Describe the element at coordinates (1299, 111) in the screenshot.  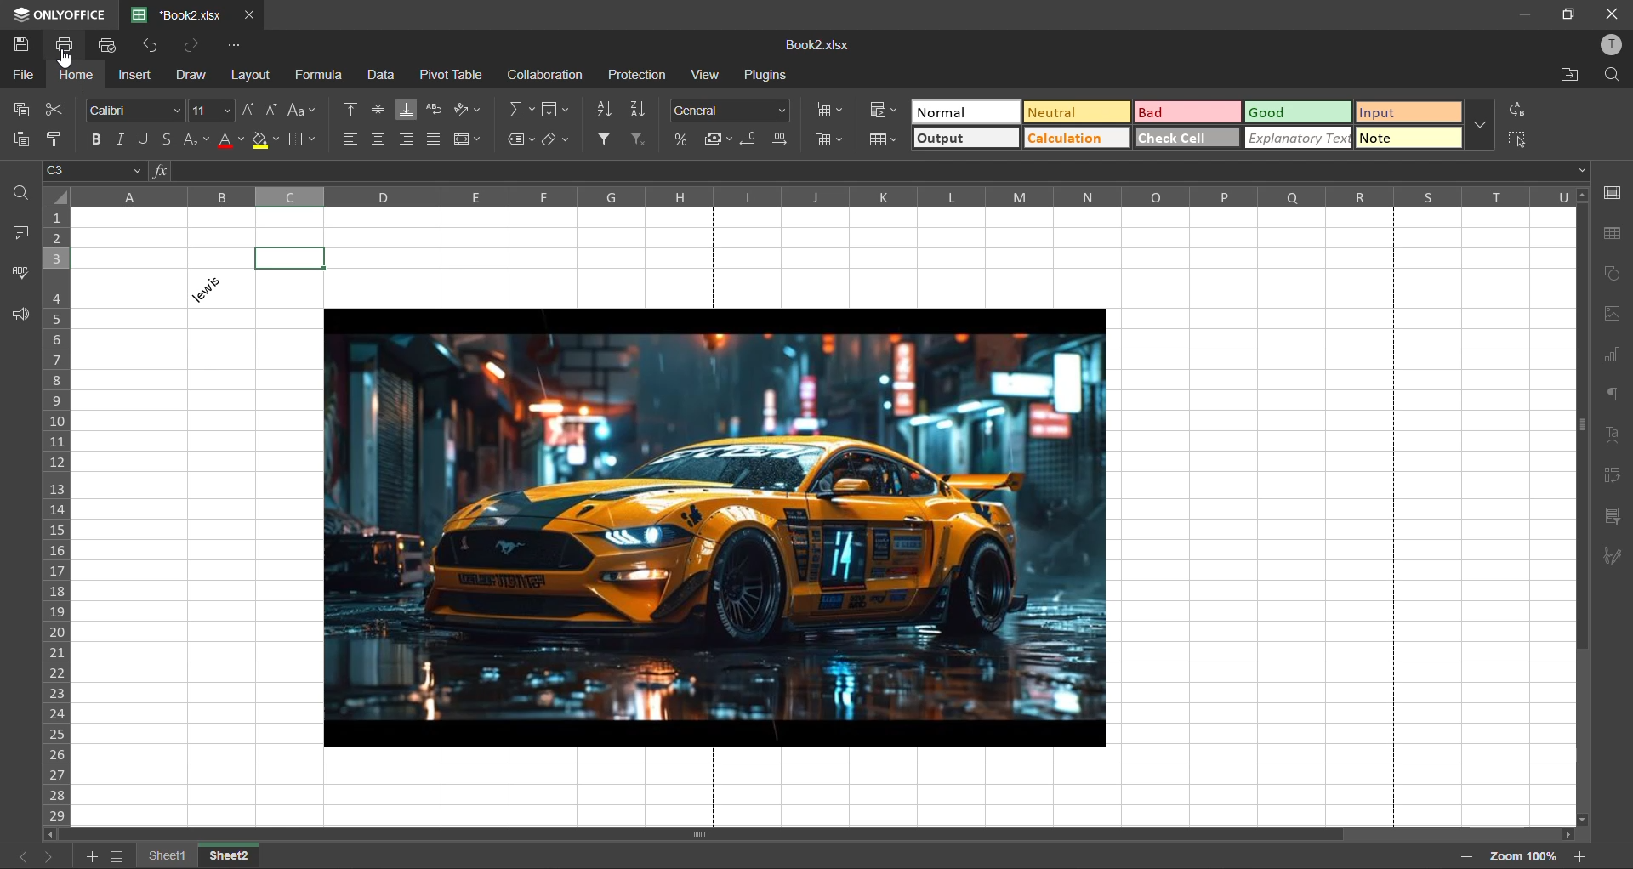
I see `good` at that location.